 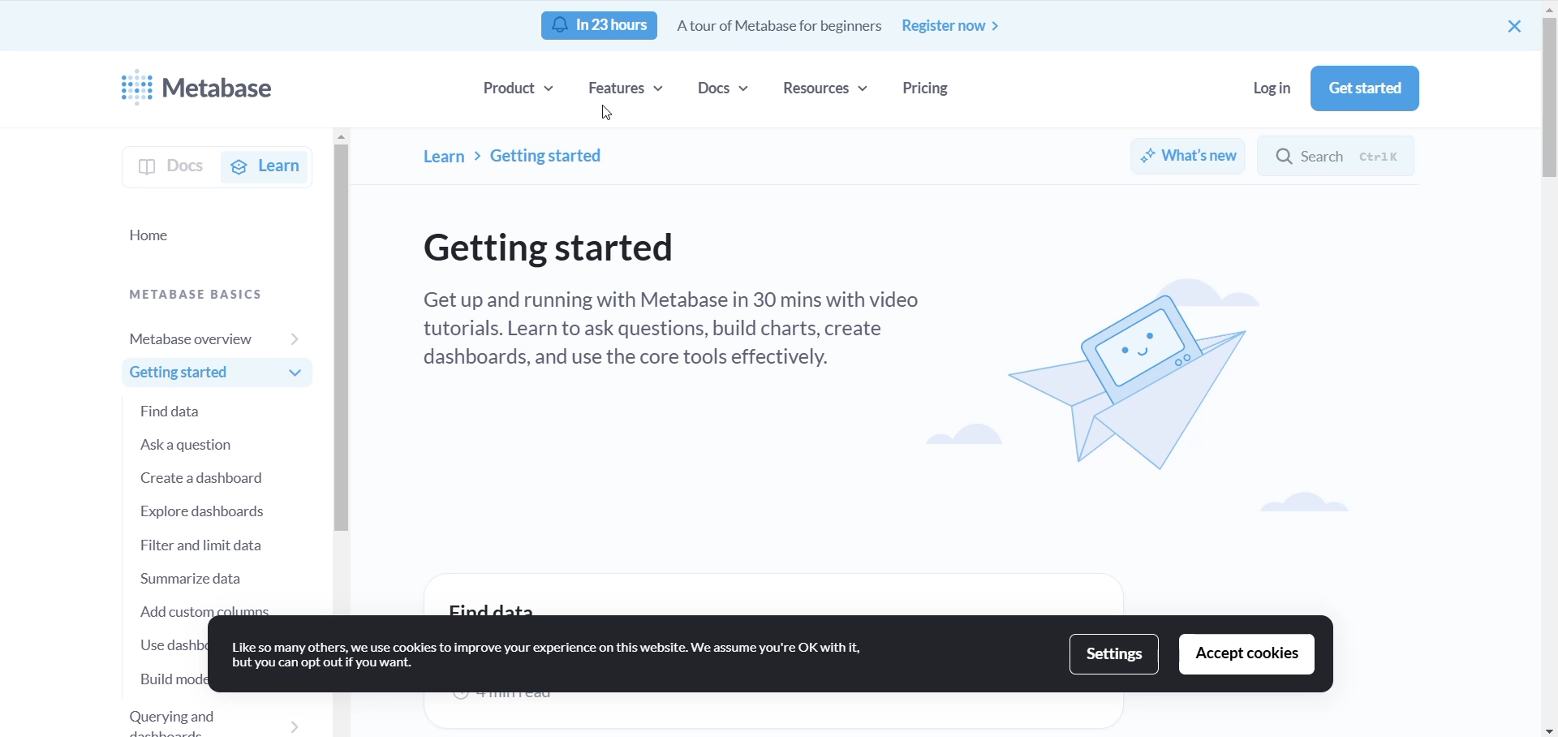 I want to click on Ask a question, so click(x=207, y=445).